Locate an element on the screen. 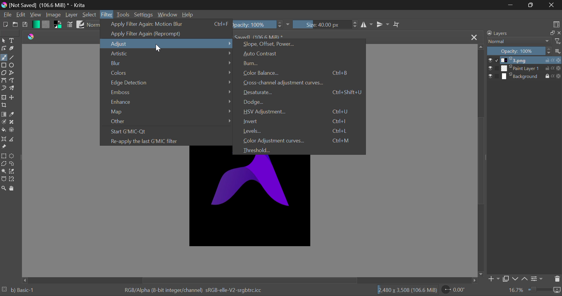  duration is located at coordinates (544, 290).